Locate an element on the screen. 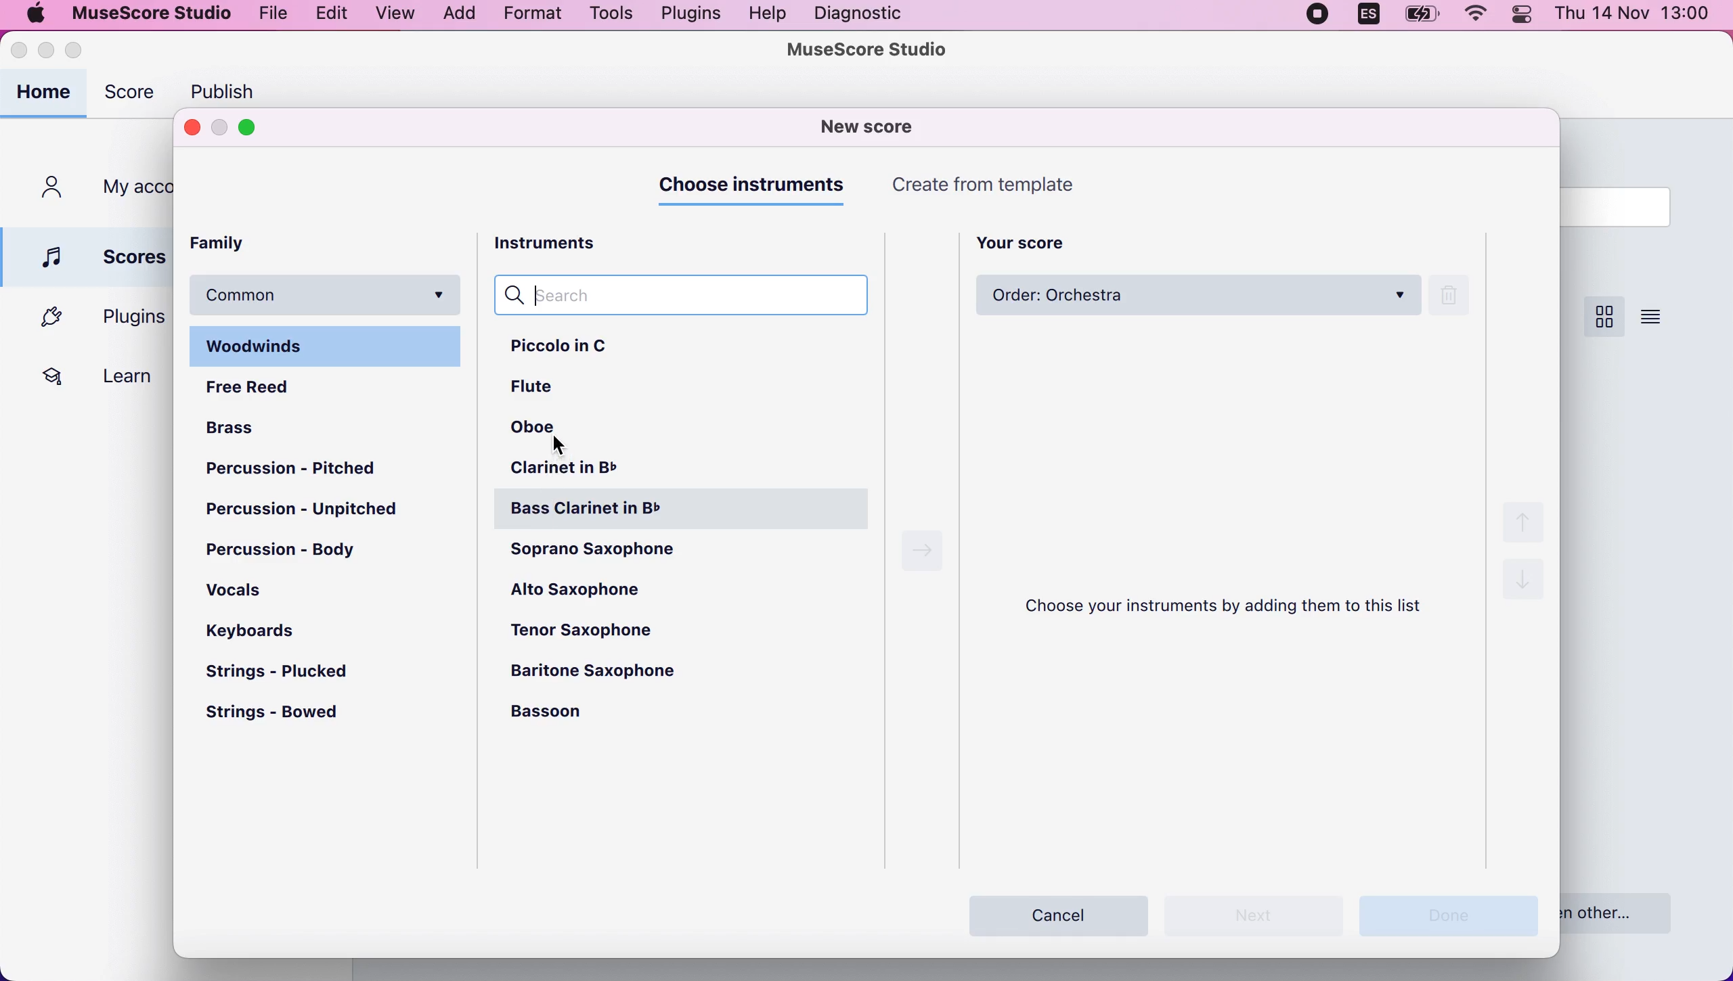 This screenshot has height=981, width=1733. brass is located at coordinates (244, 425).